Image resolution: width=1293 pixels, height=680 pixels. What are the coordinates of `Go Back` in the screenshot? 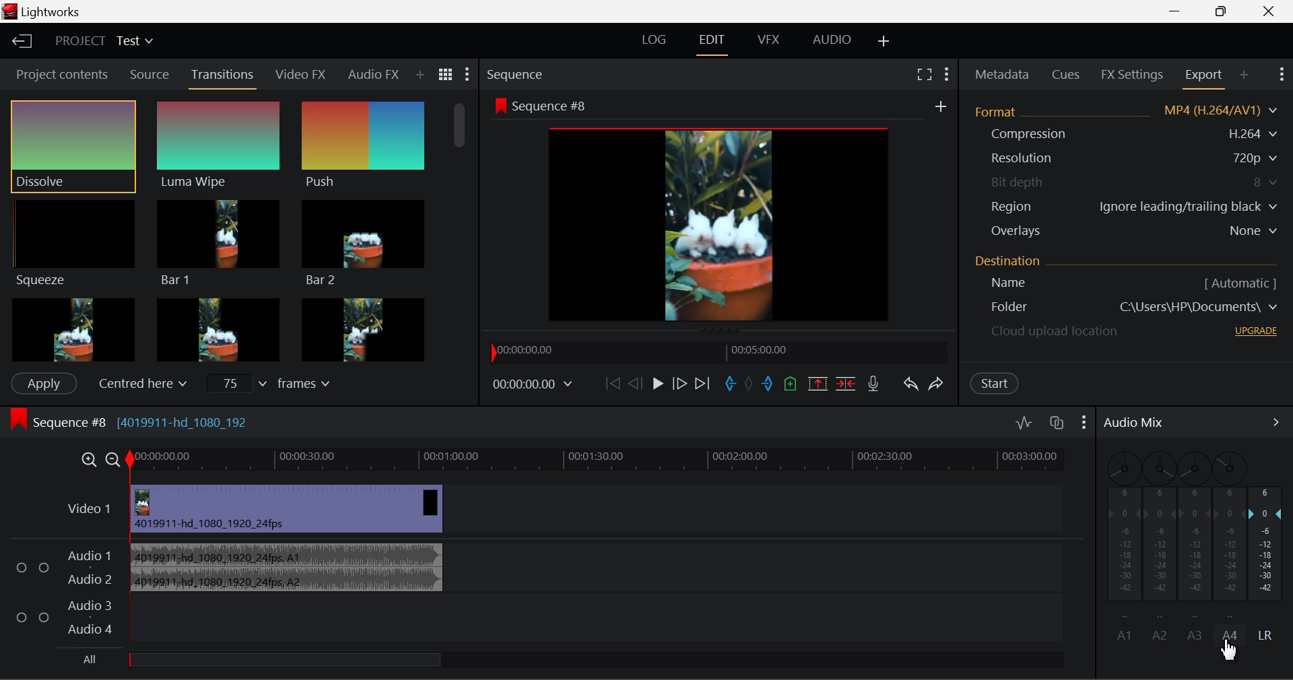 It's located at (634, 386).